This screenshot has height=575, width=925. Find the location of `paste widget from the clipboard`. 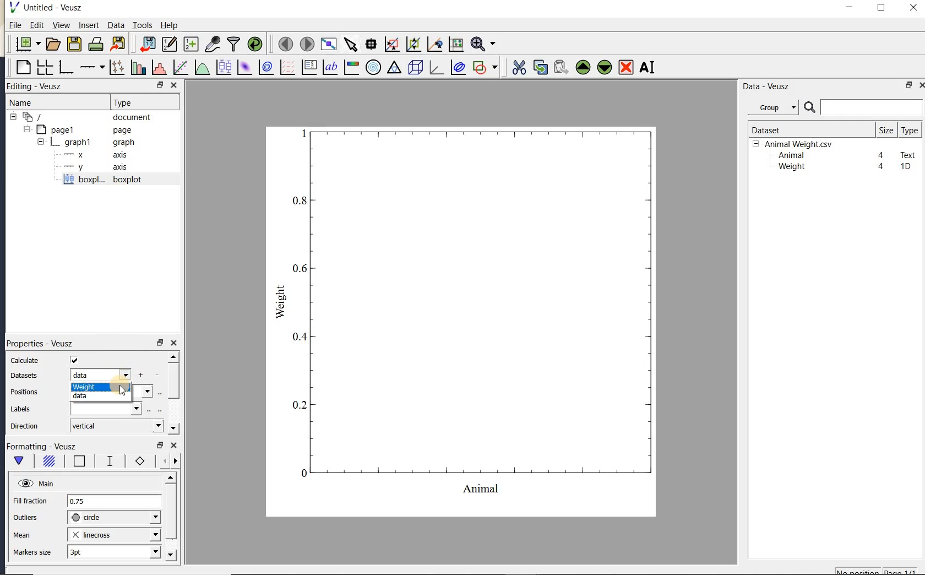

paste widget from the clipboard is located at coordinates (561, 68).